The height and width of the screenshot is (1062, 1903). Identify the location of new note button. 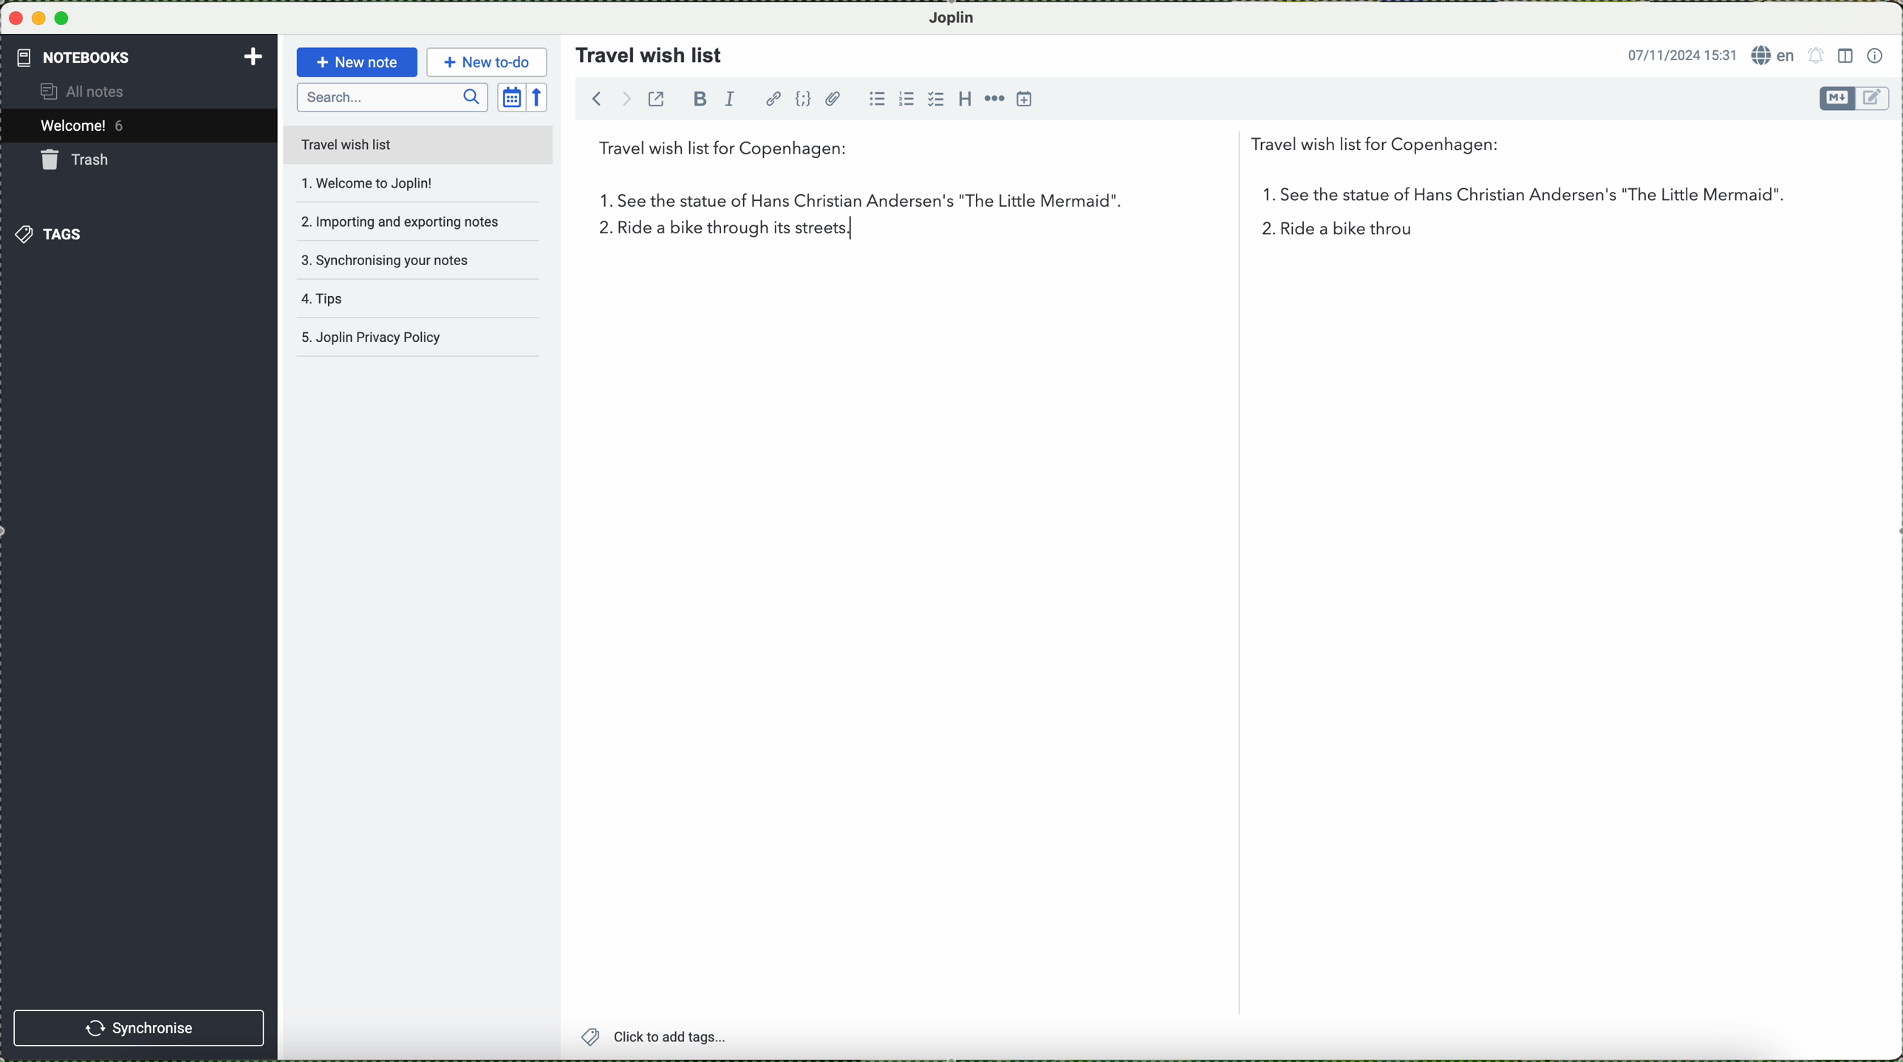
(355, 62).